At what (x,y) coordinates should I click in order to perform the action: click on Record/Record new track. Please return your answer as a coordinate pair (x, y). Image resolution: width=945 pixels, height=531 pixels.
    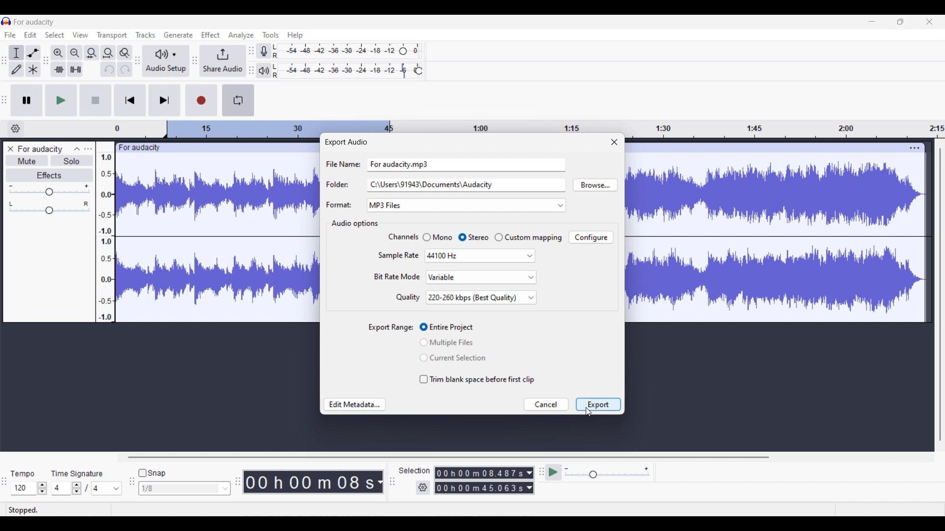
    Looking at the image, I should click on (202, 100).